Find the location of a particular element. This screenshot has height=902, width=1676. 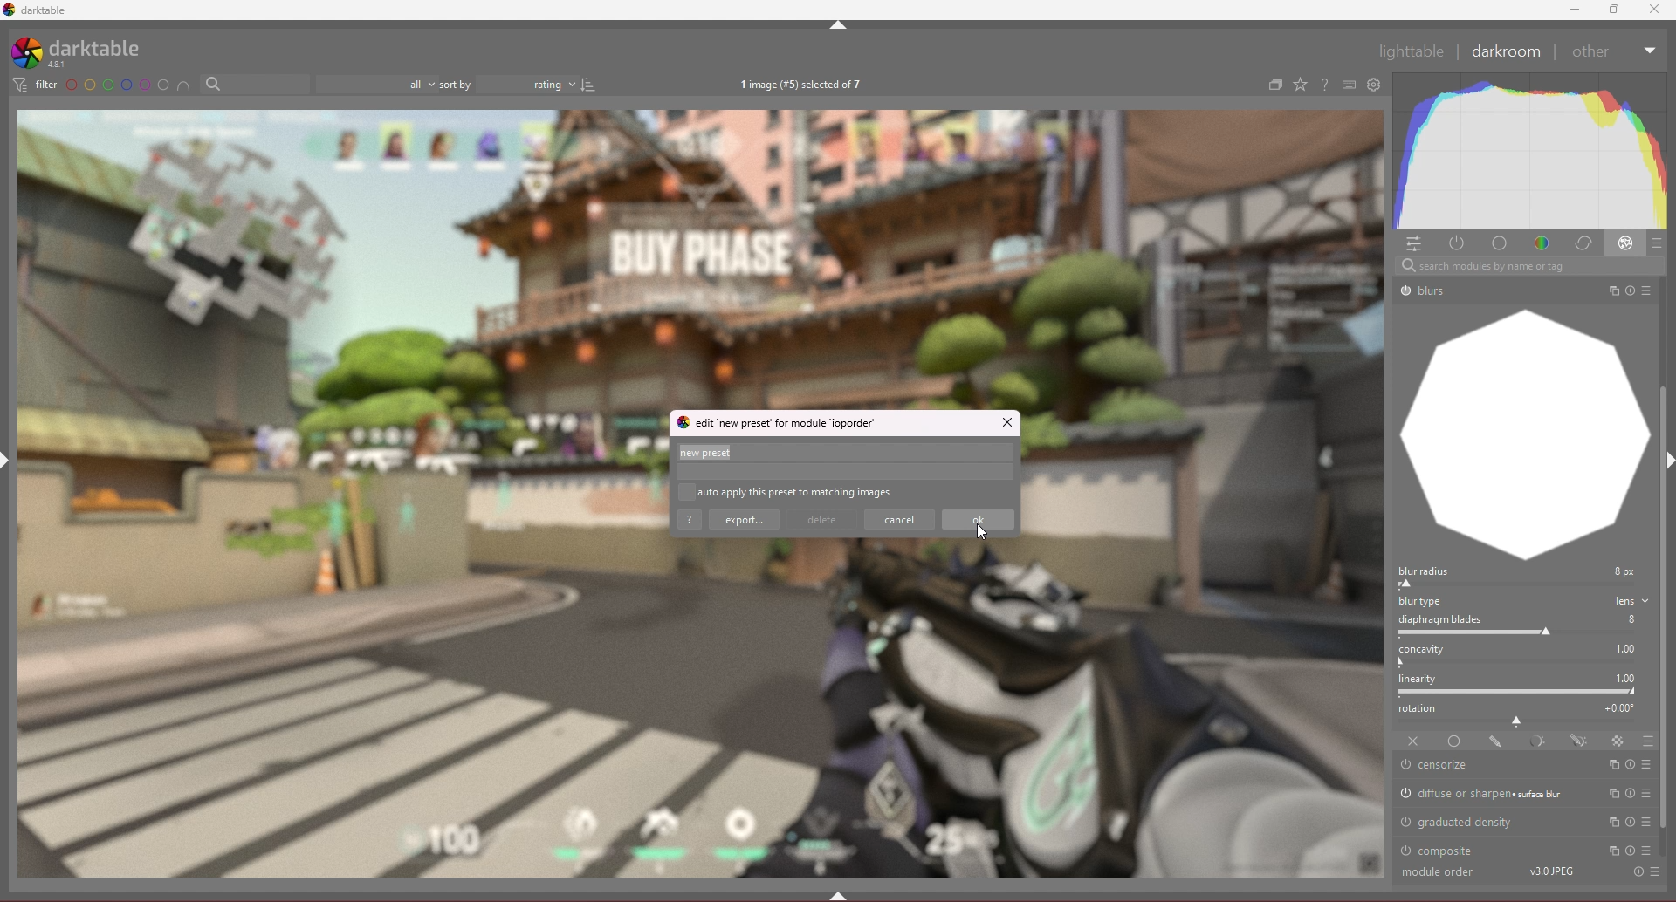

preset name is located at coordinates (718, 452).